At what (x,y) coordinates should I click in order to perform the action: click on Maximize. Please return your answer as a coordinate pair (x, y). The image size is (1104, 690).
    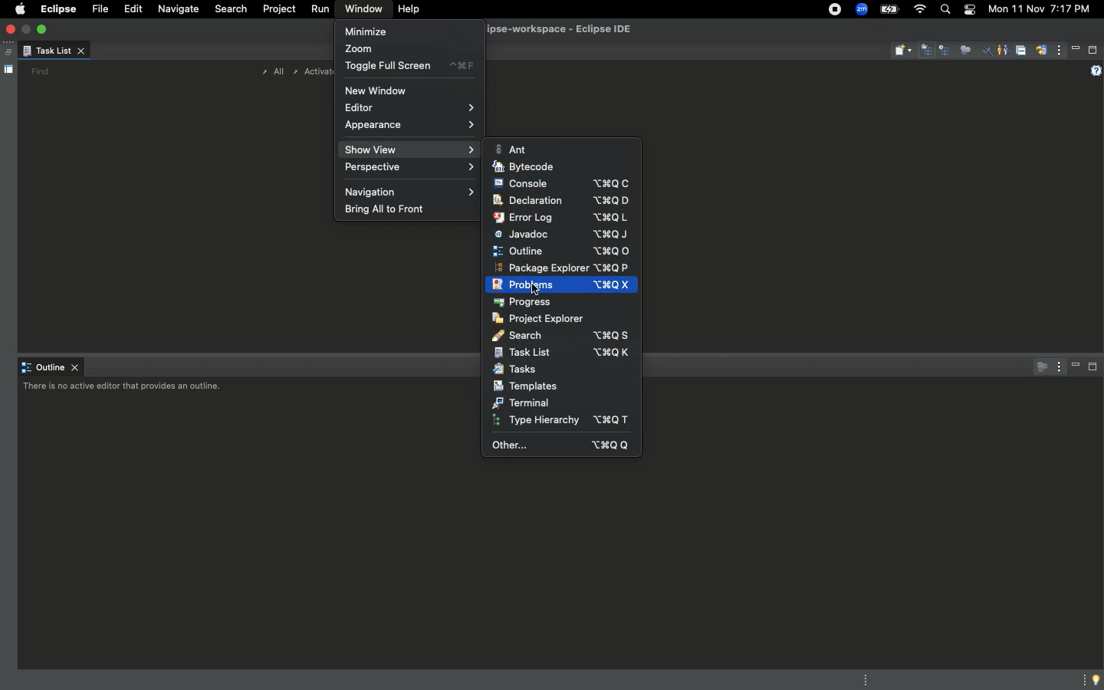
    Looking at the image, I should click on (1093, 50).